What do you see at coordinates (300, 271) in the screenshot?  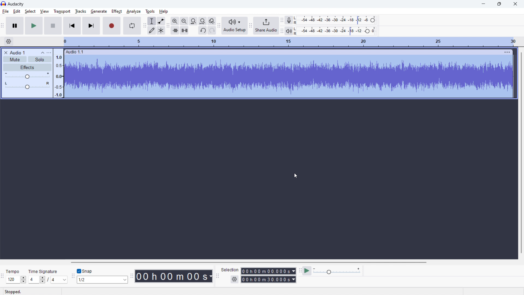 I see `play at speed toolbar` at bounding box center [300, 271].